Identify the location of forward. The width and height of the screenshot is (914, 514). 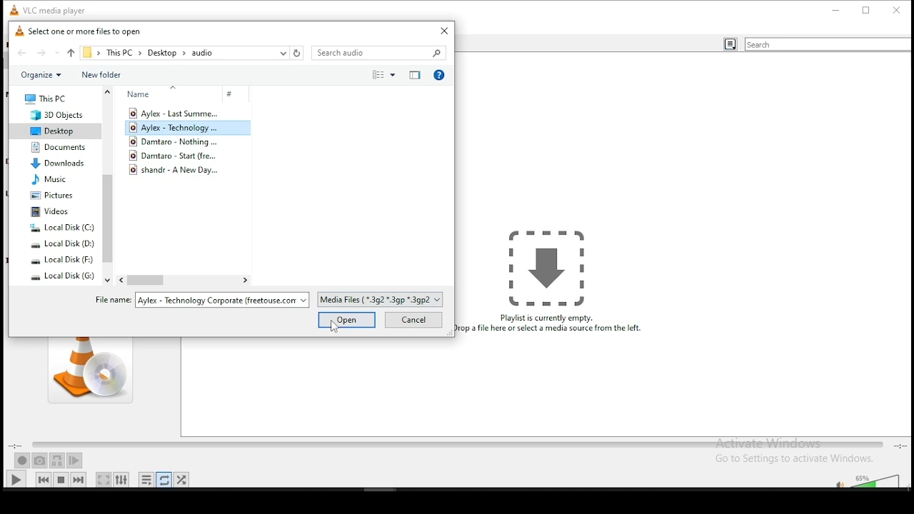
(48, 54).